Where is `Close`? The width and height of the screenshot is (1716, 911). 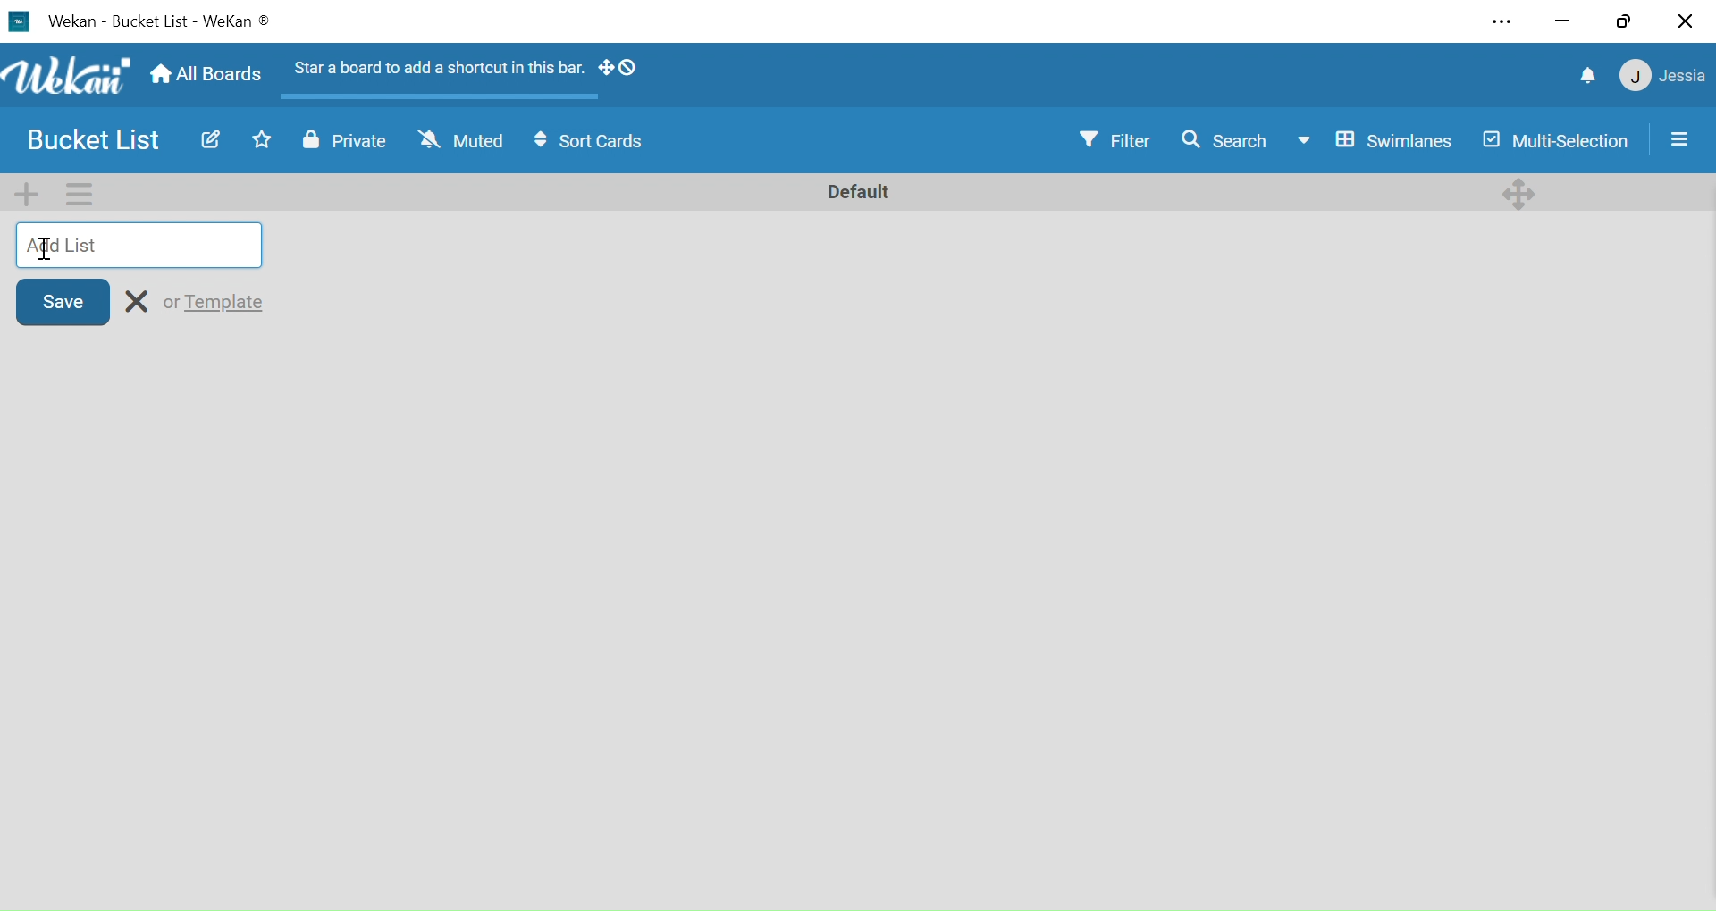 Close is located at coordinates (1685, 23).